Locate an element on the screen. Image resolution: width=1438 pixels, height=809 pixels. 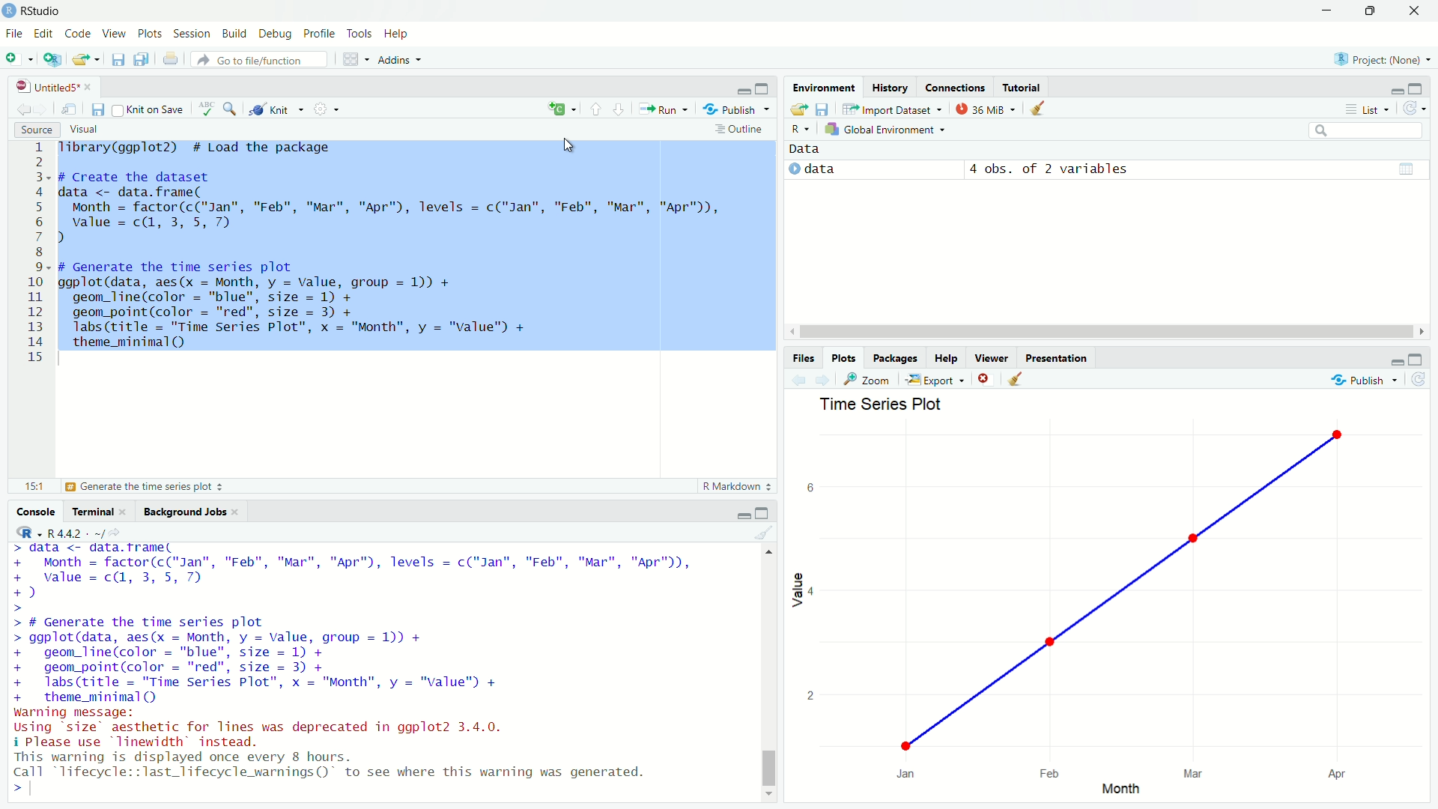
minimize is located at coordinates (741, 86).